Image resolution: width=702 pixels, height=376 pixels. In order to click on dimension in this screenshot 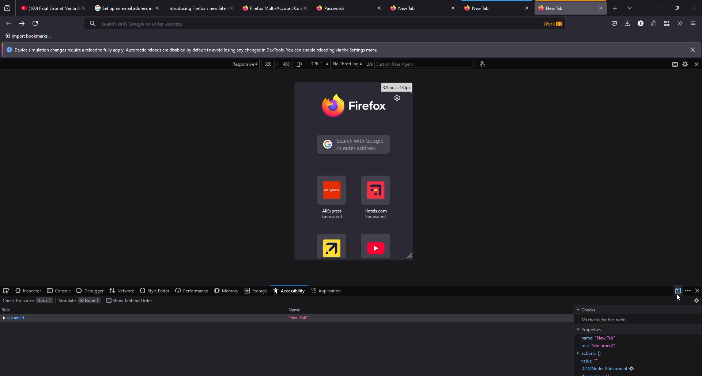, I will do `click(277, 64)`.